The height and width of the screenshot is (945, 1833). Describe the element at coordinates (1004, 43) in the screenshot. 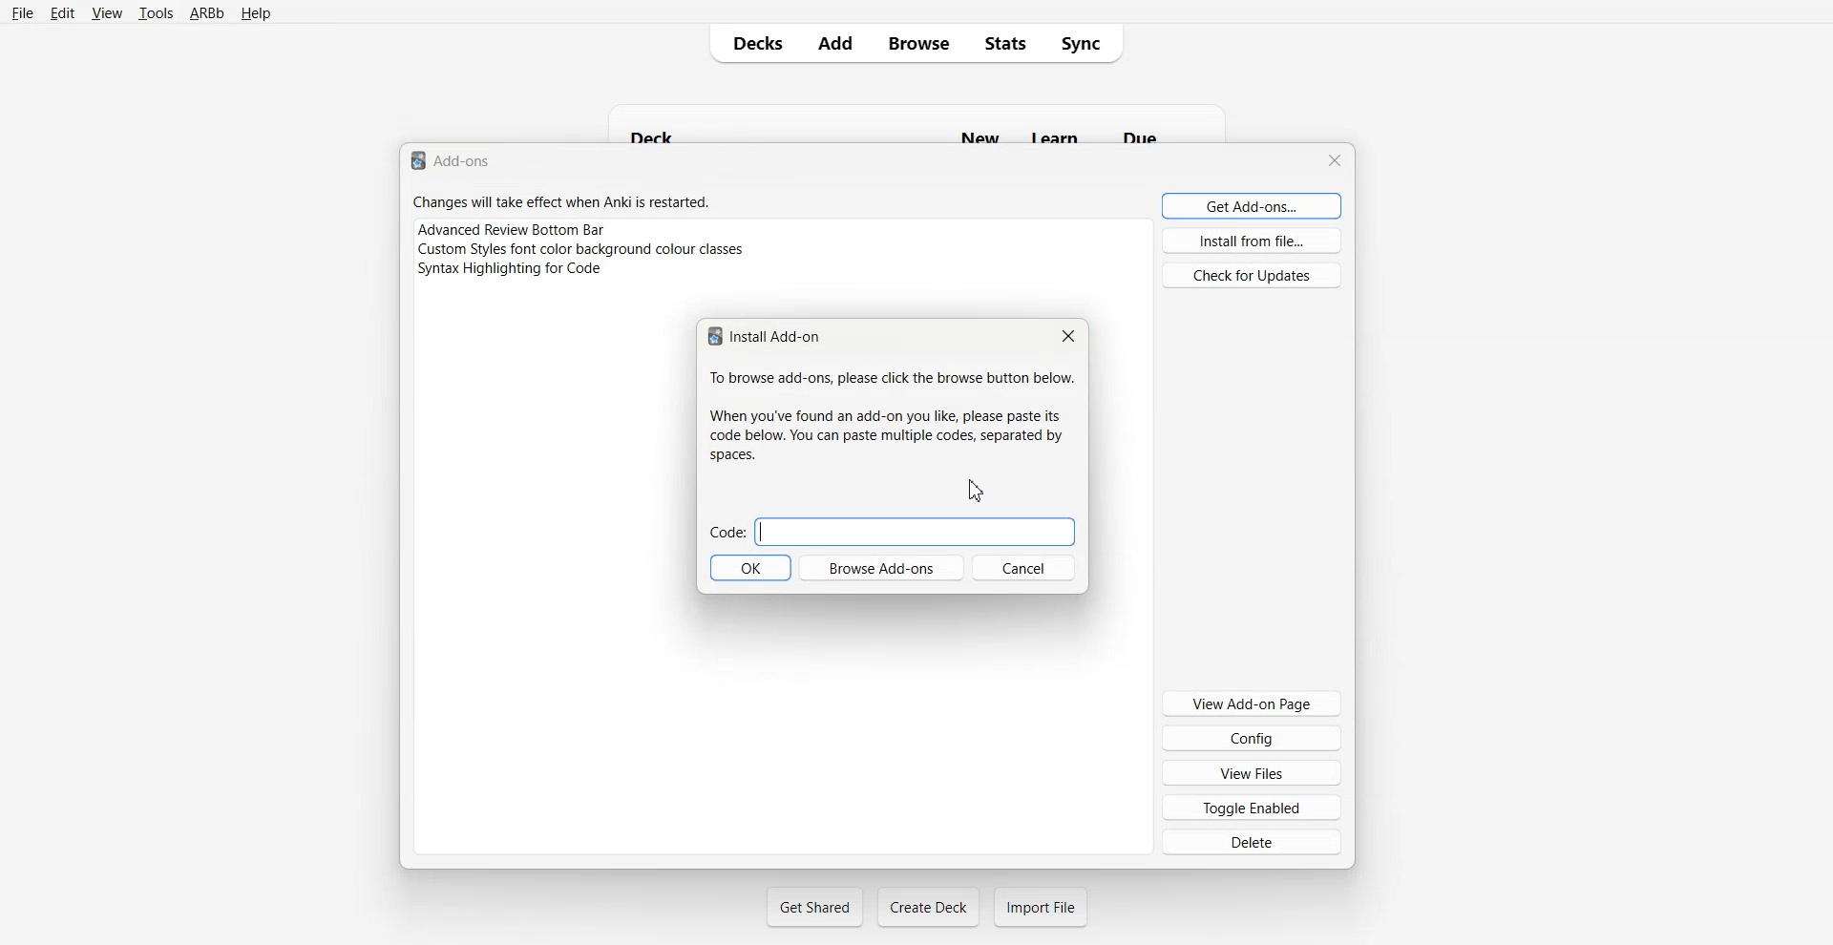

I see `Stats` at that location.